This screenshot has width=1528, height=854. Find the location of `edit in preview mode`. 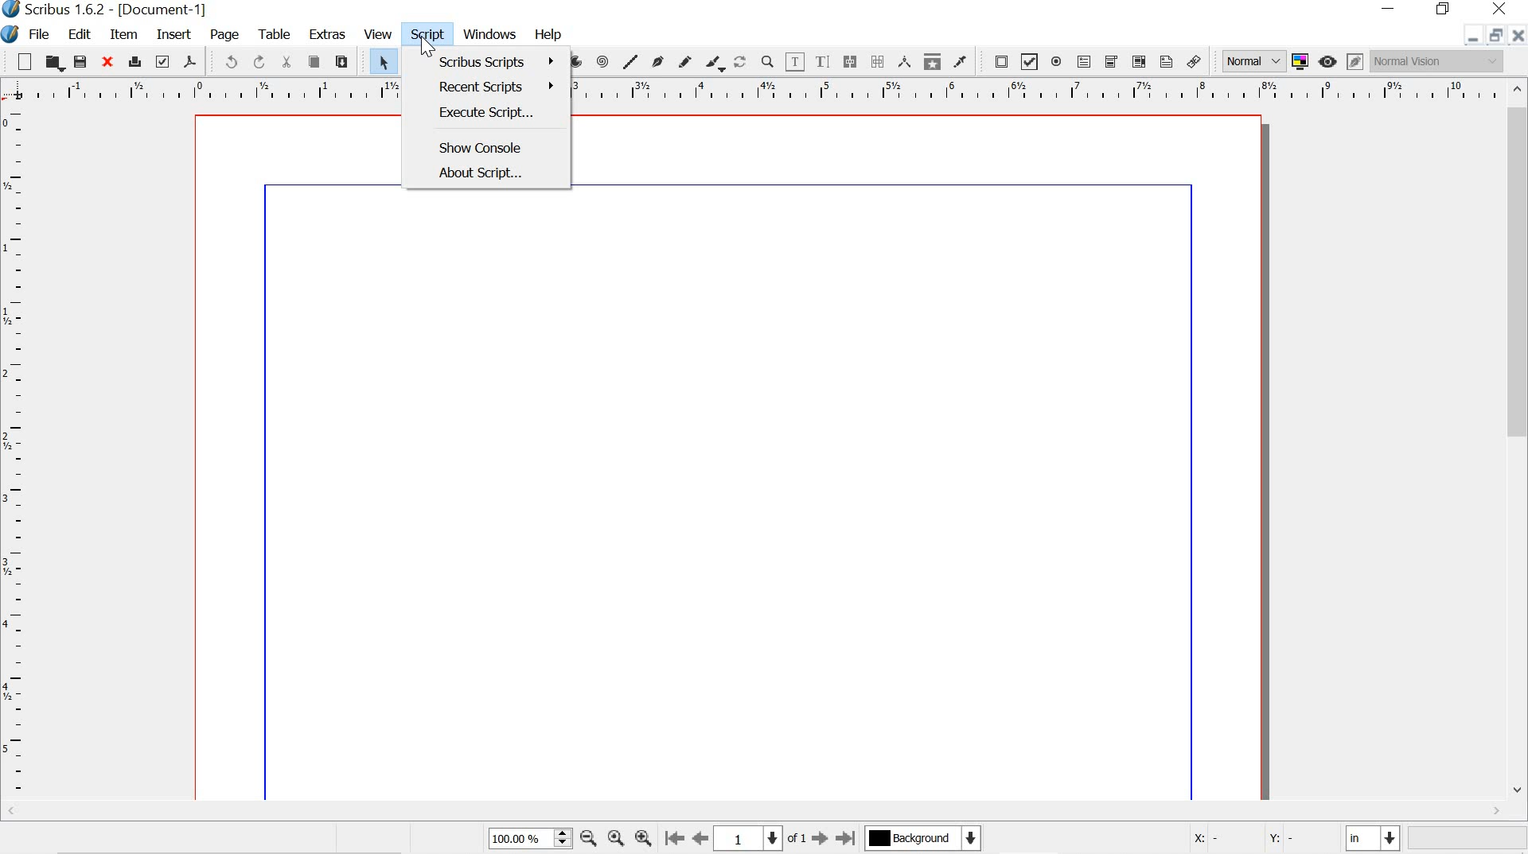

edit in preview mode is located at coordinates (1355, 60).